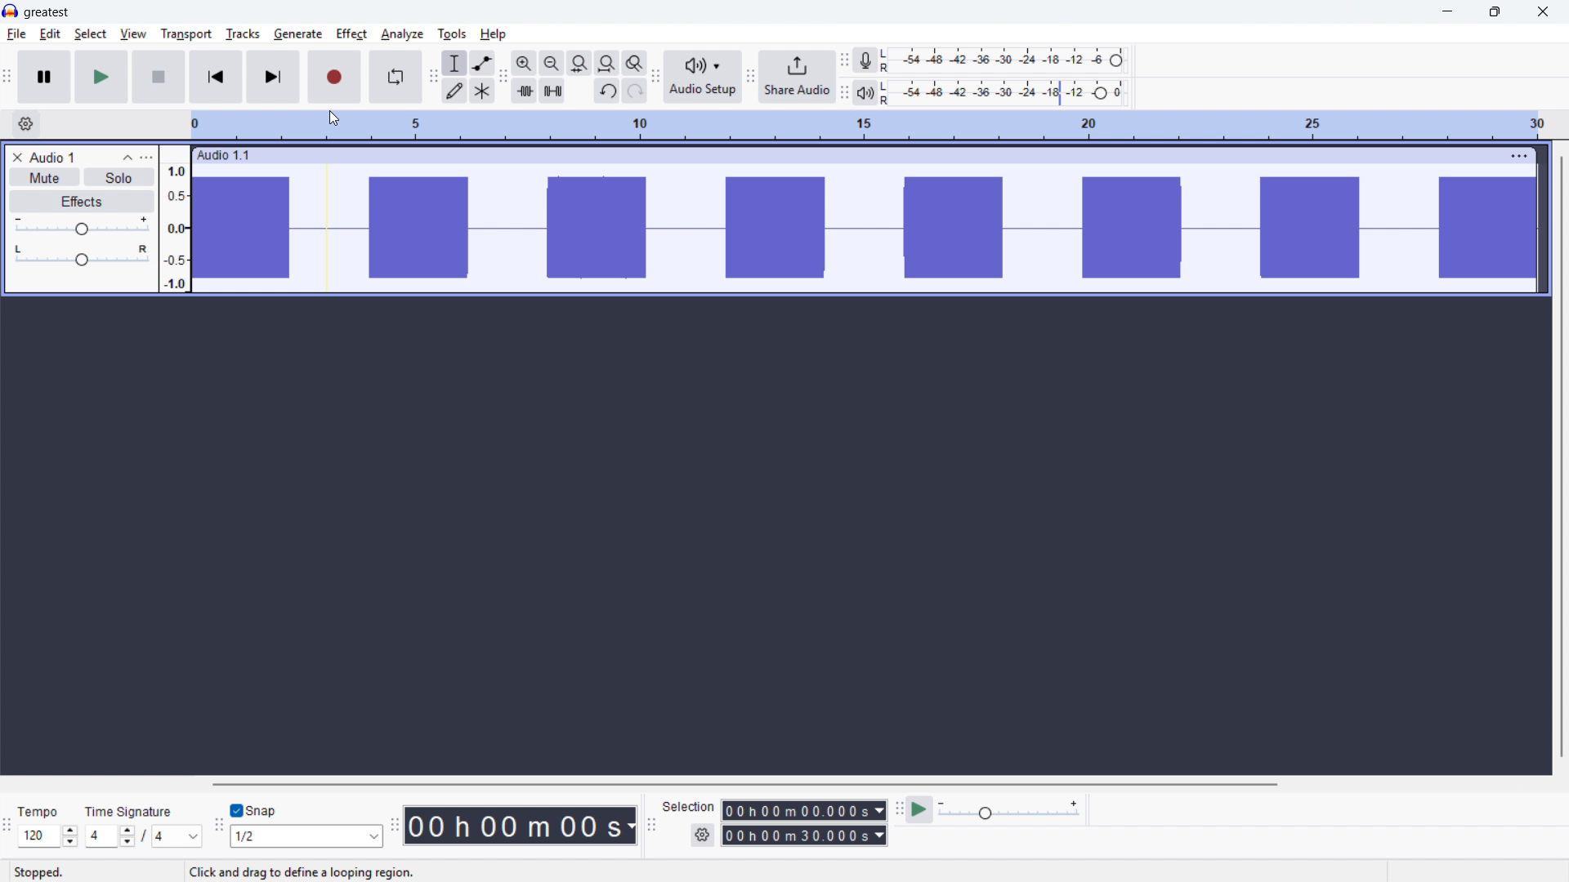 The width and height of the screenshot is (1569, 882). Describe the element at coordinates (47, 12) in the screenshot. I see `greatest` at that location.